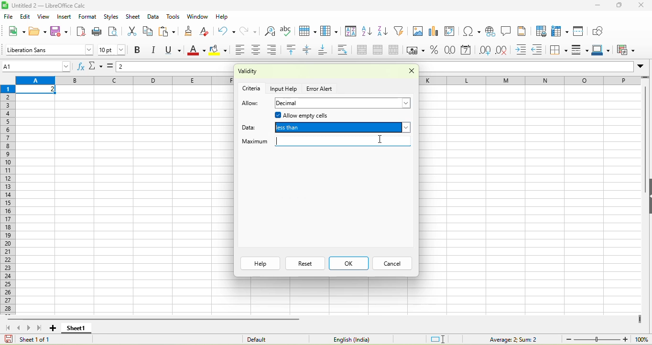 Image resolution: width=652 pixels, height=345 pixels. Describe the element at coordinates (346, 50) in the screenshot. I see `wrap` at that location.